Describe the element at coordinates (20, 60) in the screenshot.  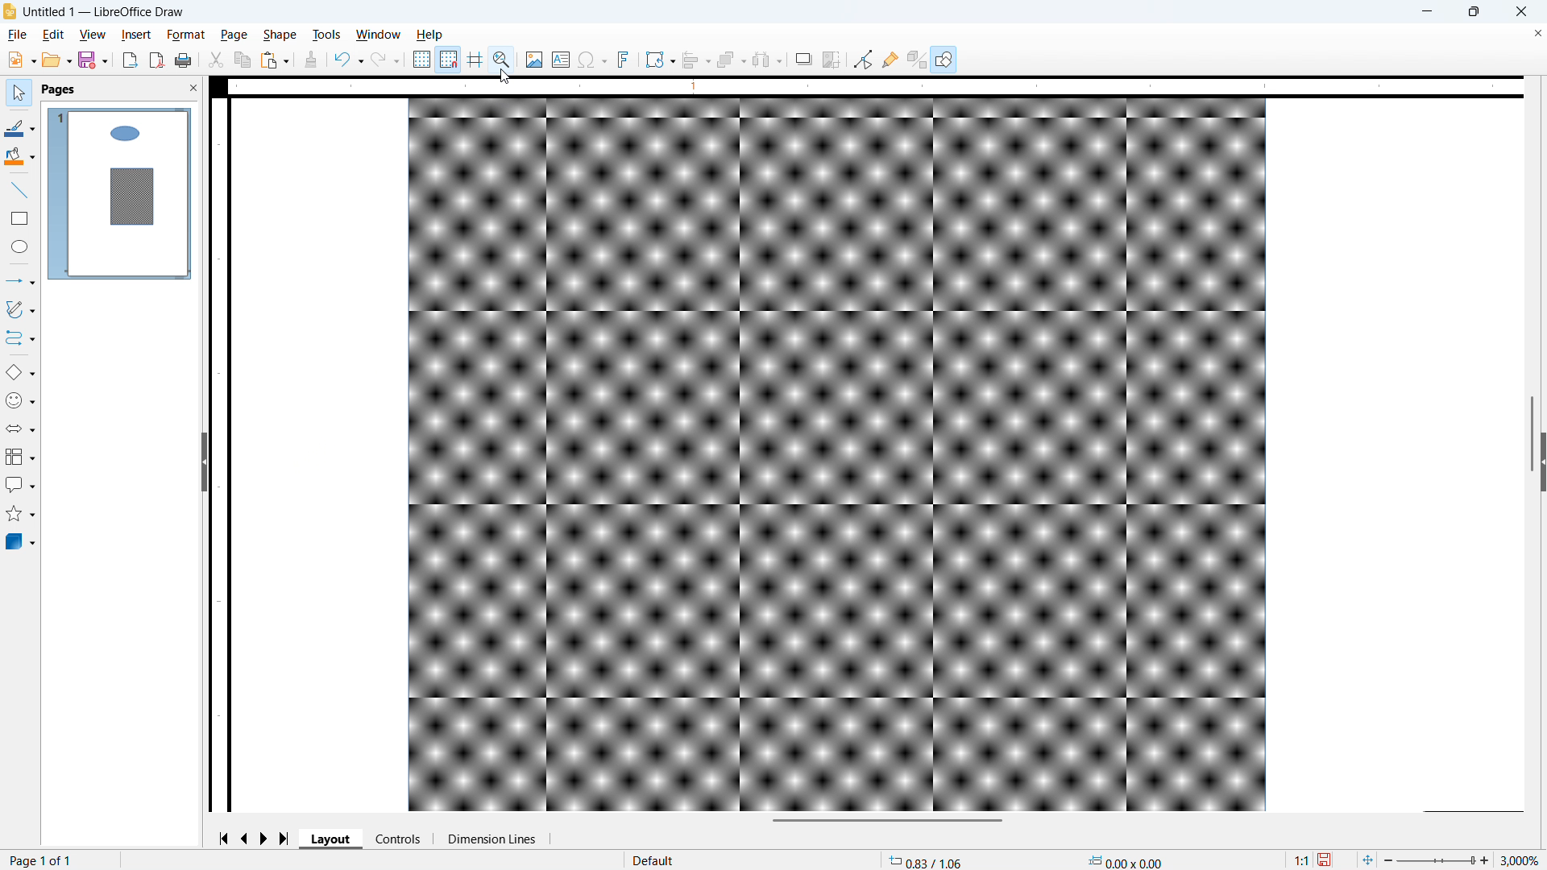
I see `New ` at that location.